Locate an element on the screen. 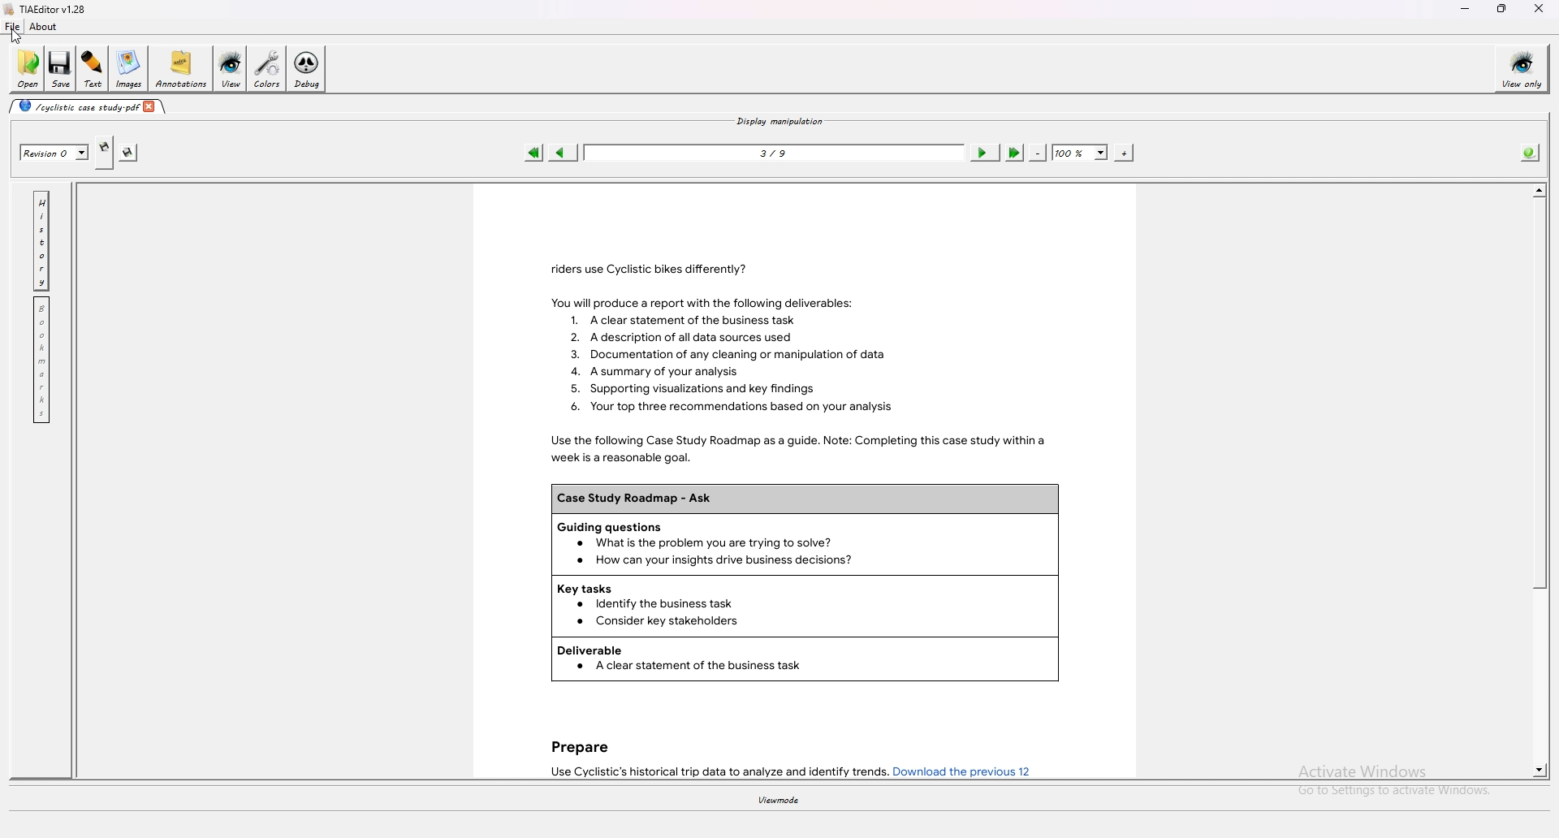 The image size is (1559, 838). Case Study Roadmap - Ask is located at coordinates (803, 499).